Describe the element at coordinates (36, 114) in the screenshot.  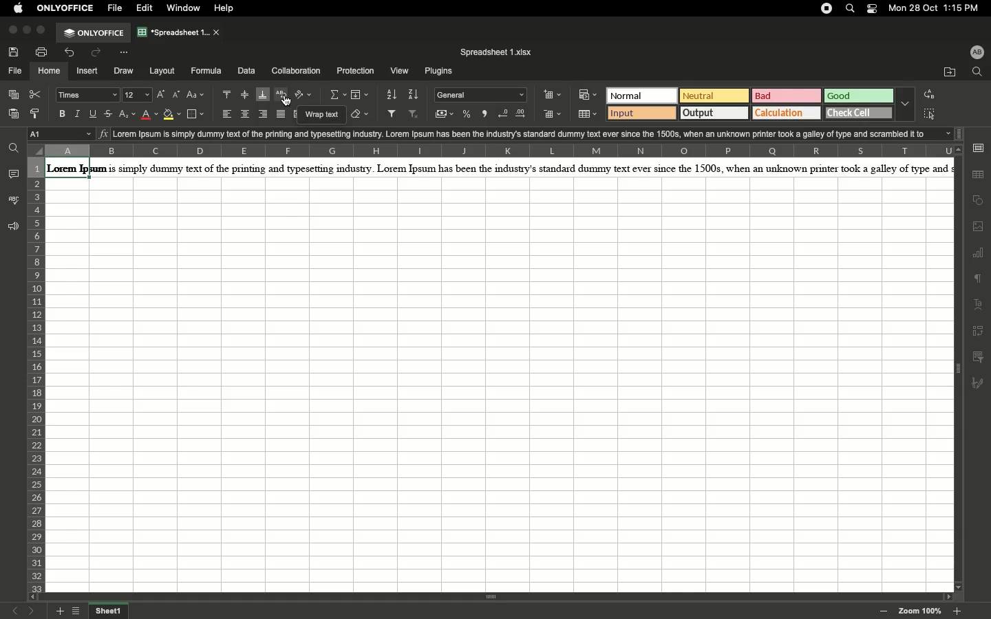
I see `Copy style` at that location.